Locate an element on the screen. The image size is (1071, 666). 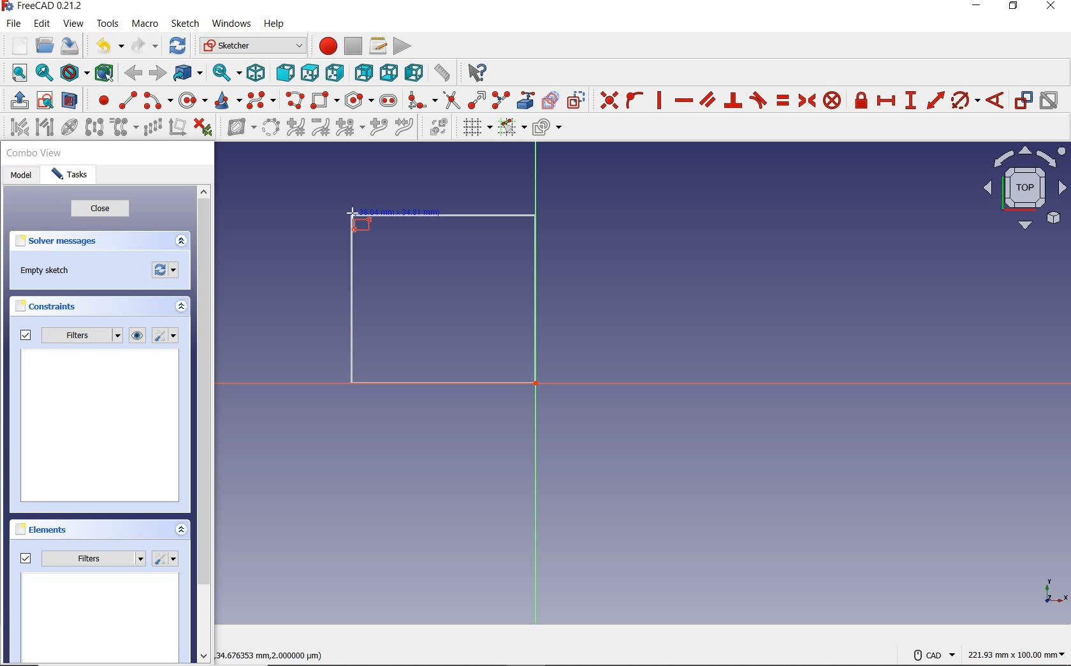
right is located at coordinates (337, 74).